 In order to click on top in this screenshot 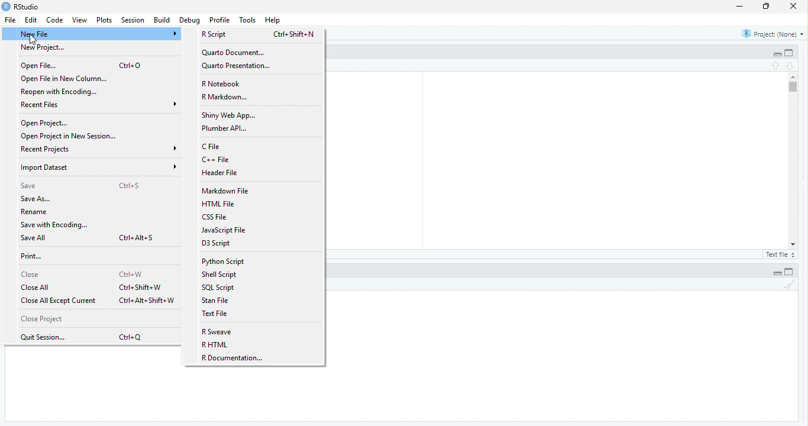, I will do `click(777, 66)`.